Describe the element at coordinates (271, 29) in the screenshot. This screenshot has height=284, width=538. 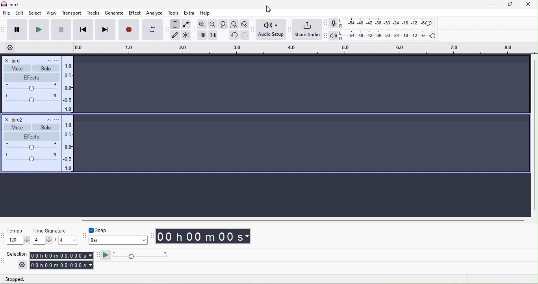
I see `audio setup toolbar` at that location.